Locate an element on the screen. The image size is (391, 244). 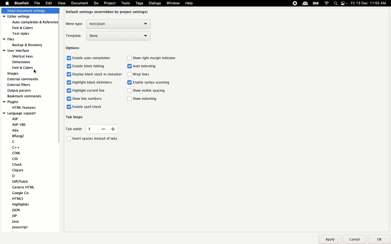
Ok is located at coordinates (378, 239).